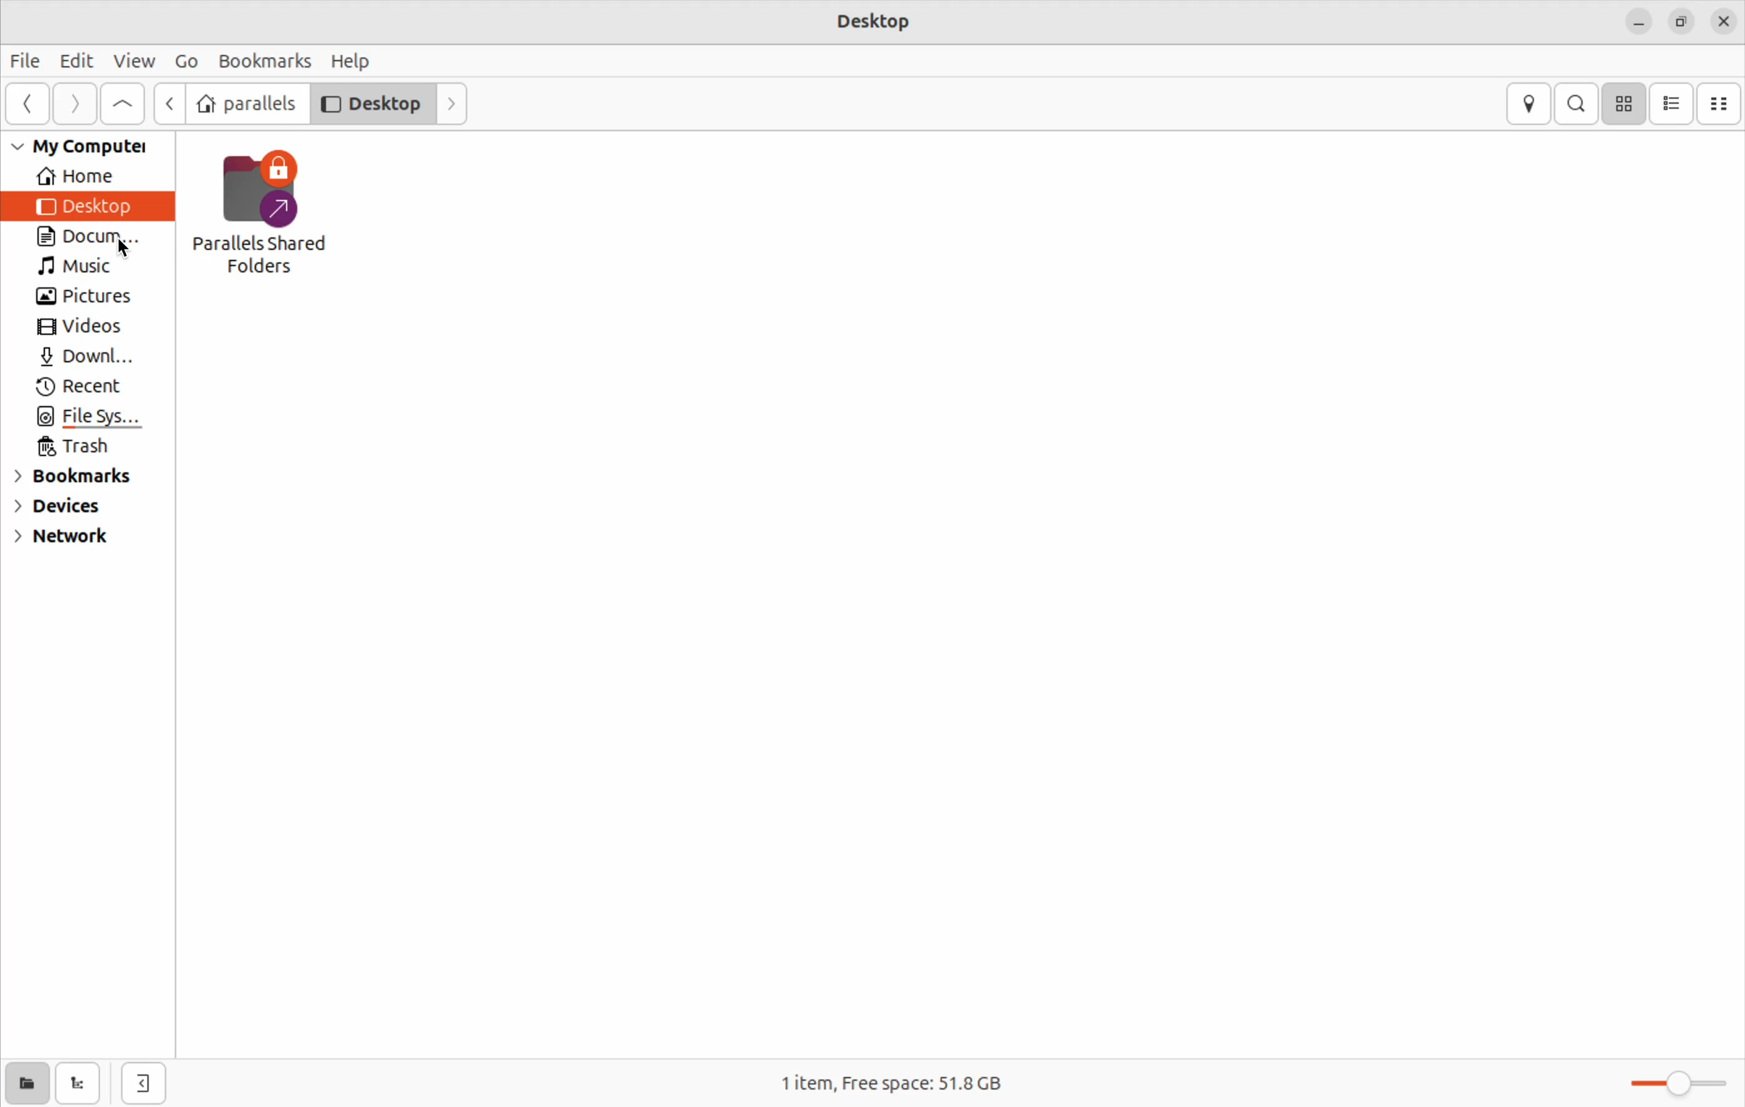 This screenshot has width=1745, height=1107. What do you see at coordinates (263, 56) in the screenshot?
I see `Bookmarks` at bounding box center [263, 56].